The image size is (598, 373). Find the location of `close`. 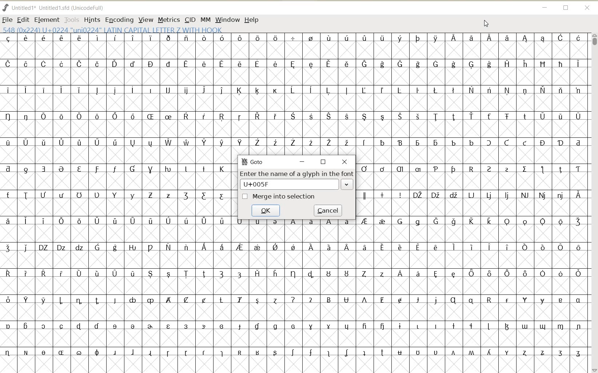

close is located at coordinates (346, 162).